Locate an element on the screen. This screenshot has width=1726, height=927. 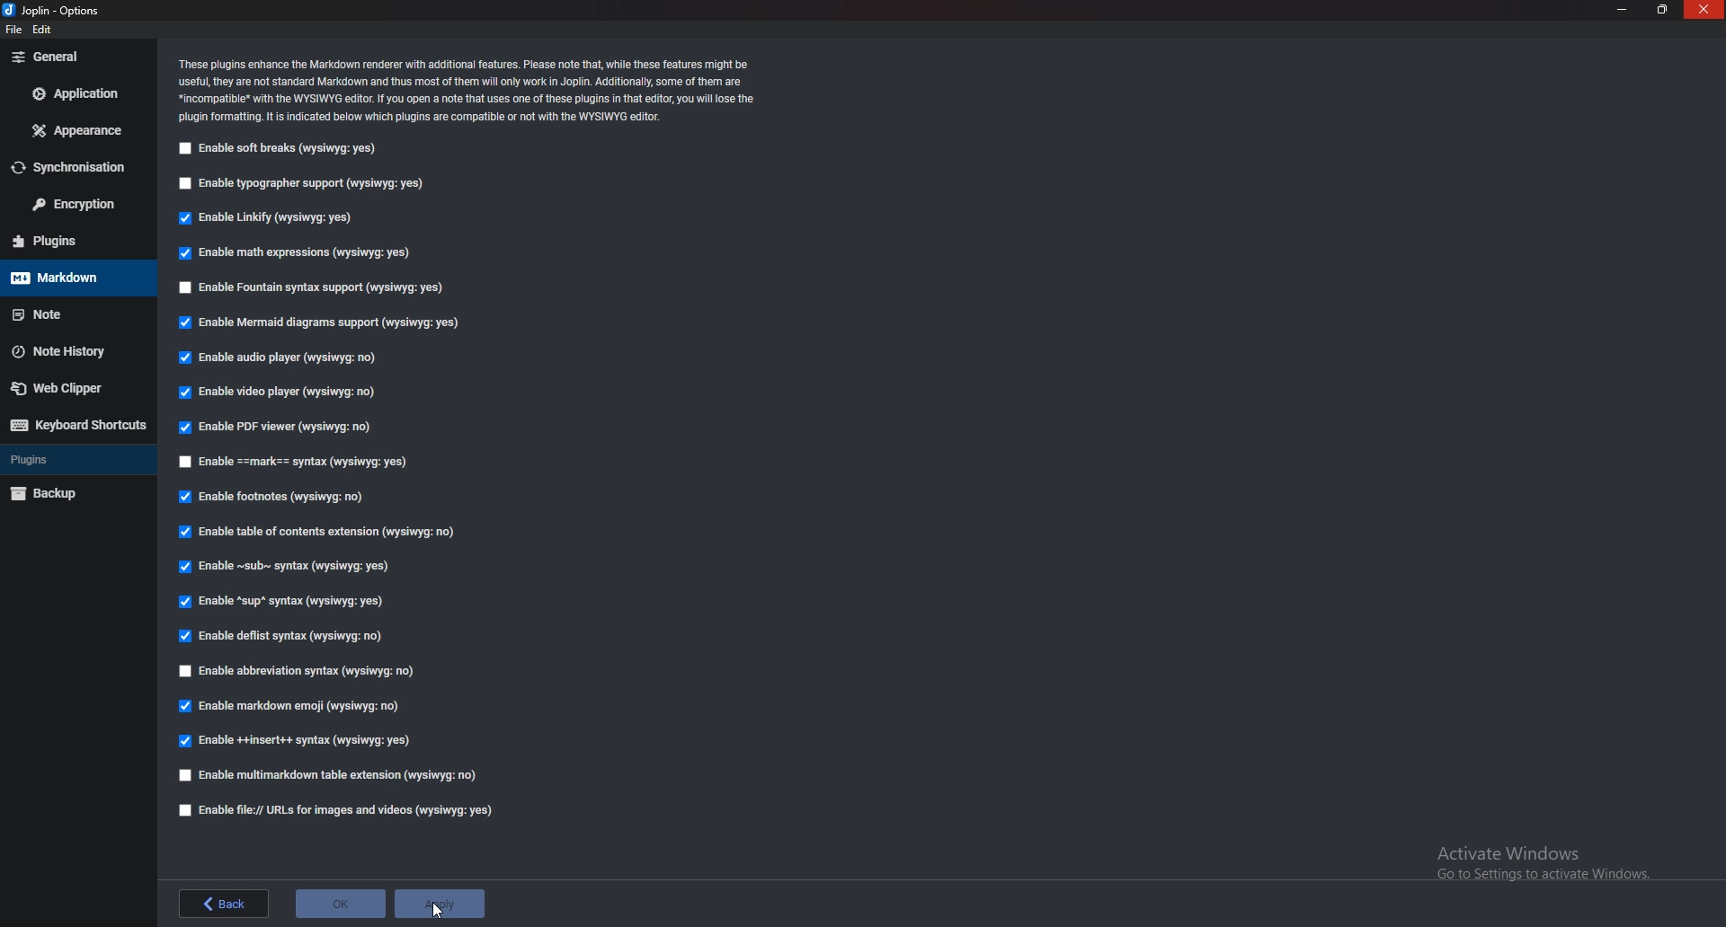
close is located at coordinates (1704, 10).